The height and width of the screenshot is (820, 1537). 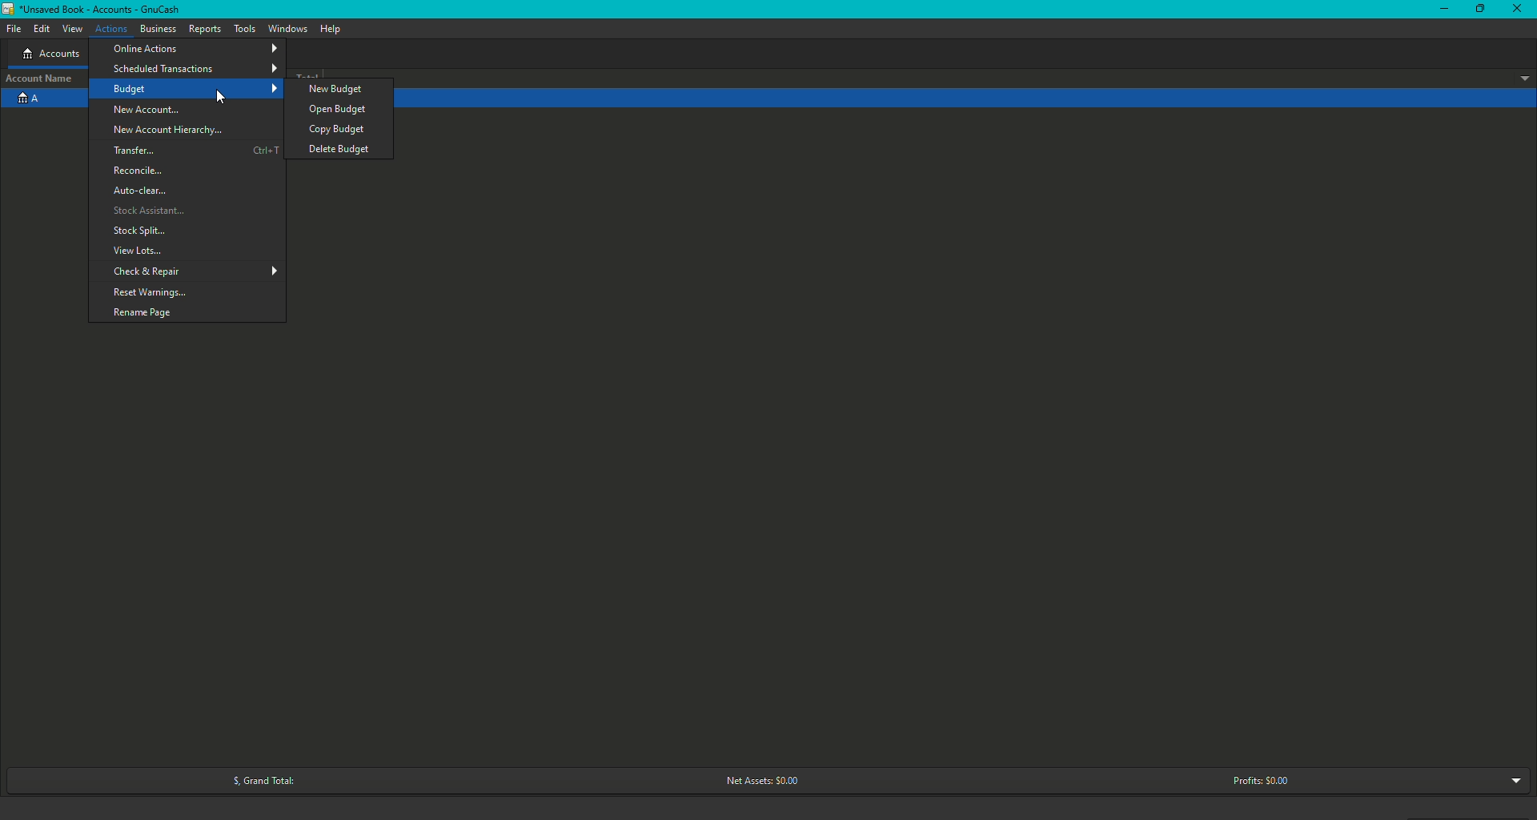 What do you see at coordinates (112, 30) in the screenshot?
I see `Actions` at bounding box center [112, 30].